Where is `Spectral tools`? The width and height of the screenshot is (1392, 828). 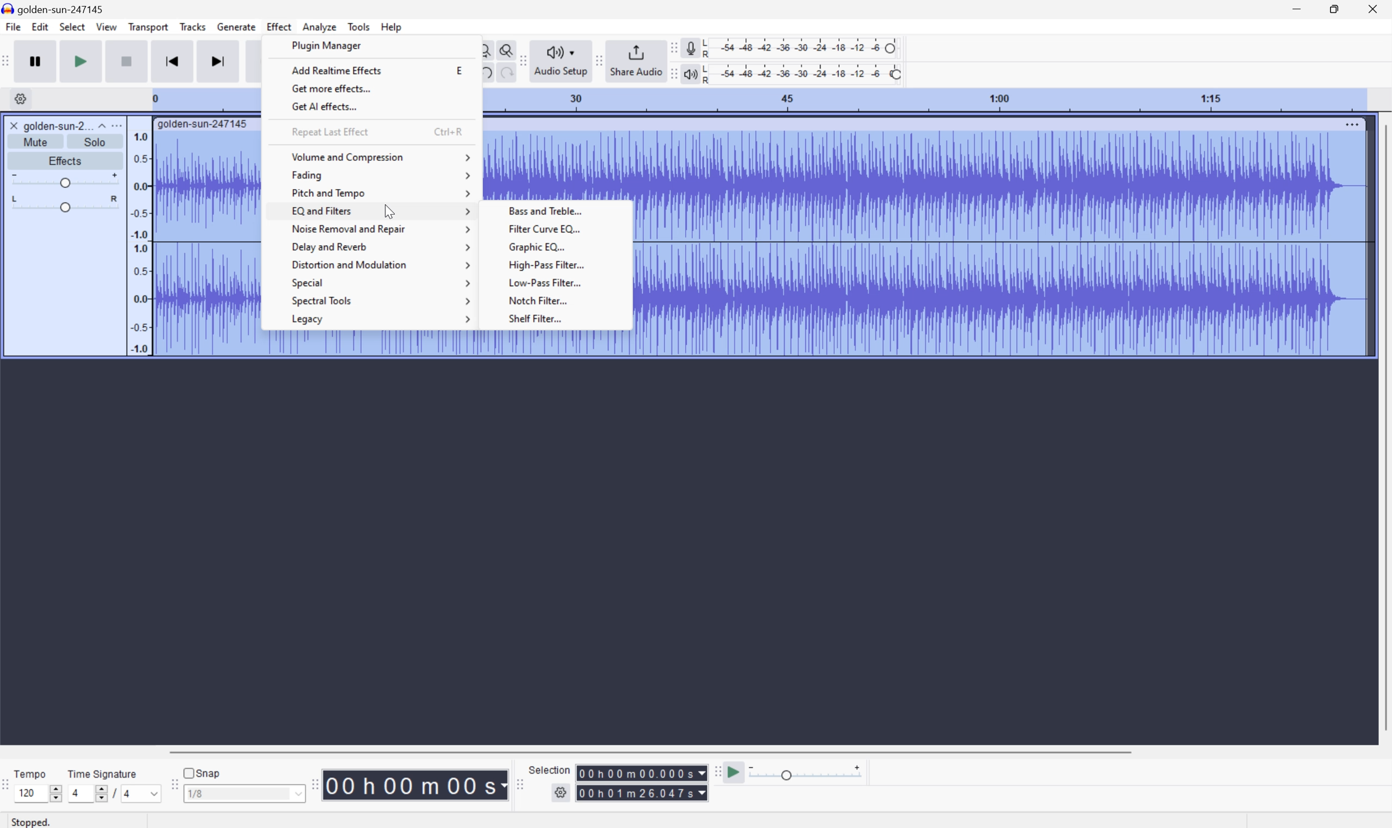
Spectral tools is located at coordinates (380, 302).